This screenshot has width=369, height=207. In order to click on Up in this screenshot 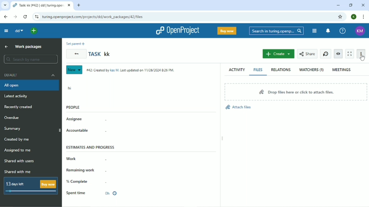, I will do `click(6, 47)`.